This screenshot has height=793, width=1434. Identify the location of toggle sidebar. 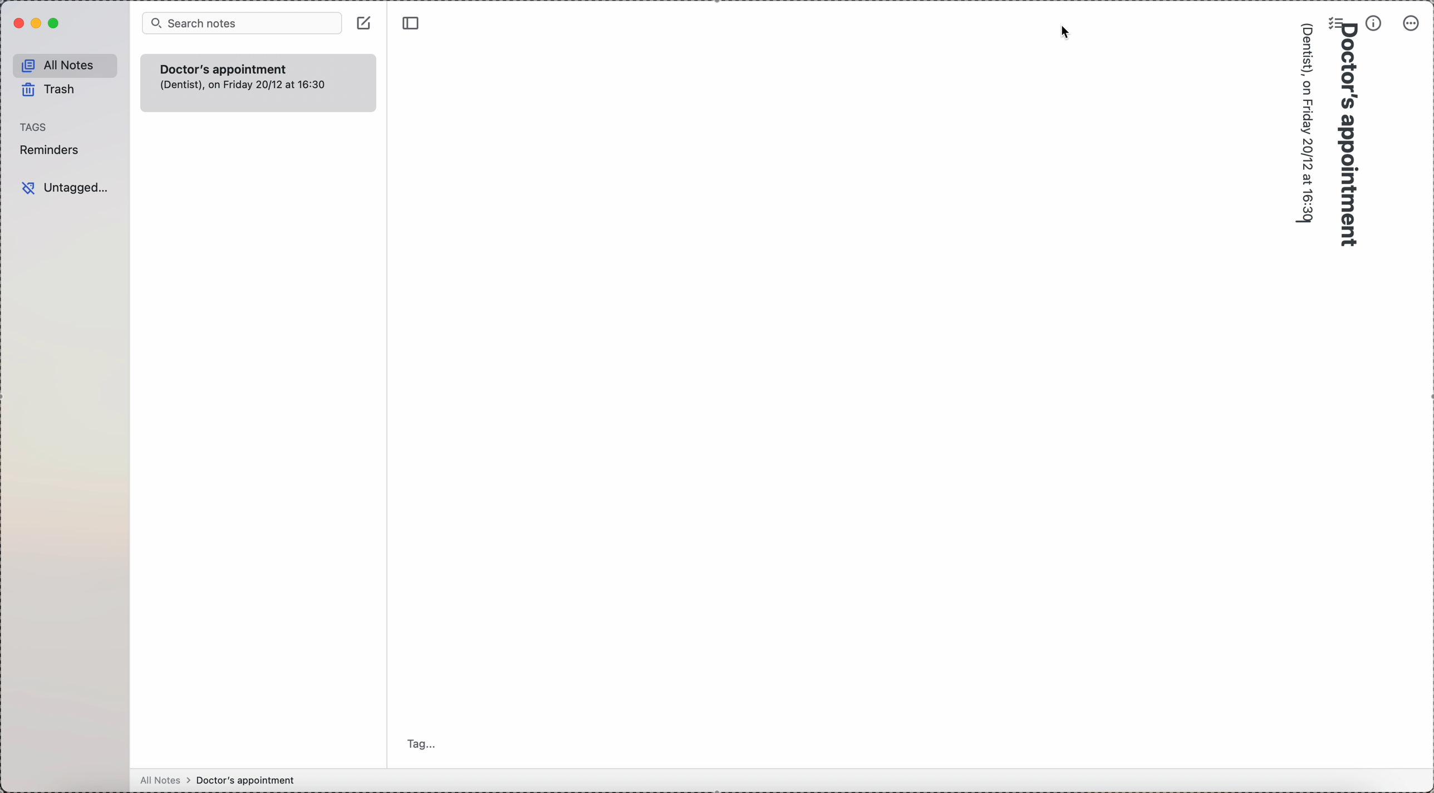
(413, 25).